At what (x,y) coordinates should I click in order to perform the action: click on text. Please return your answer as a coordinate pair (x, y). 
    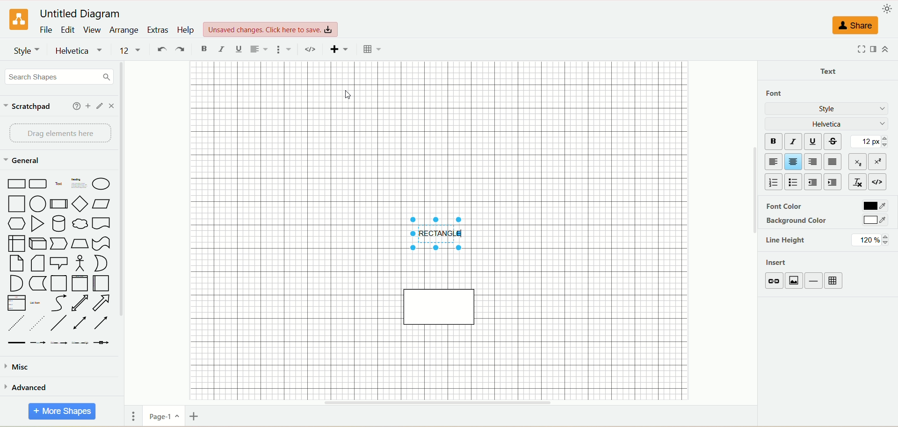
    Looking at the image, I should click on (831, 71).